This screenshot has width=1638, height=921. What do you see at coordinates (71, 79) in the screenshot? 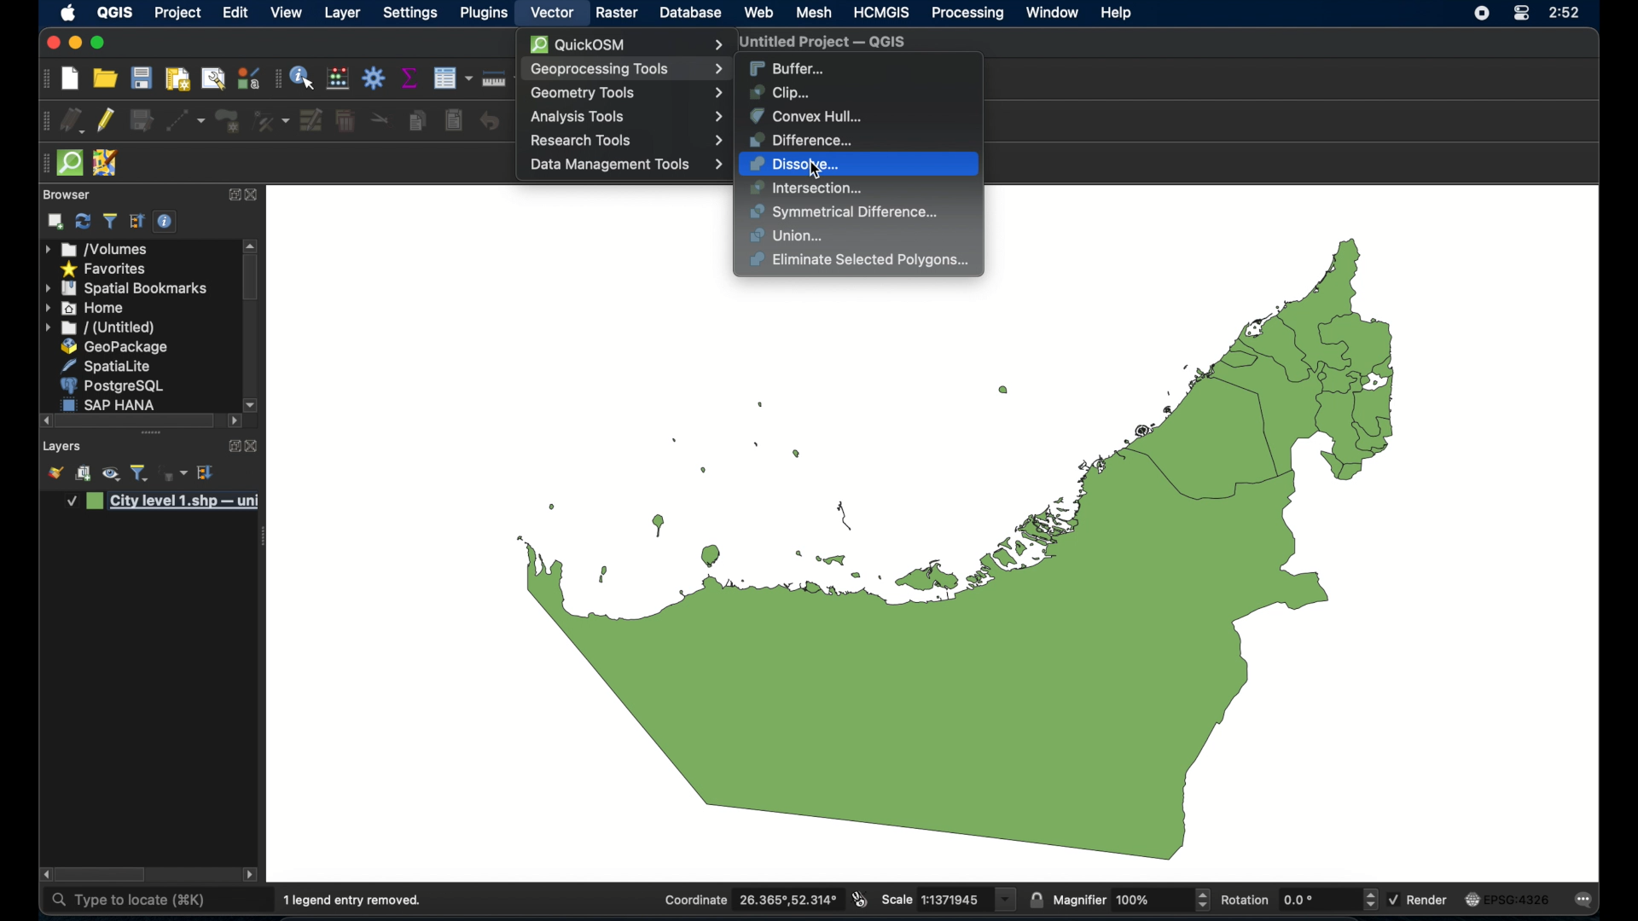
I see `new project` at bounding box center [71, 79].